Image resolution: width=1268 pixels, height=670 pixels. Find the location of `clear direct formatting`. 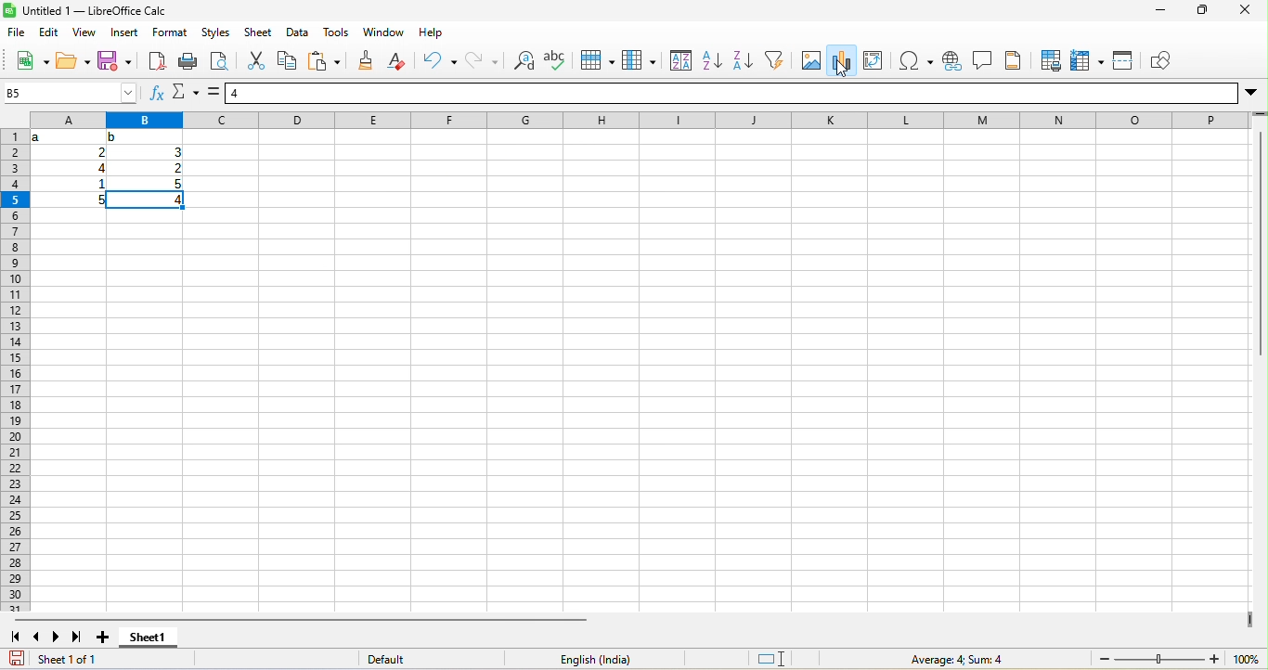

clear direct formatting is located at coordinates (396, 59).